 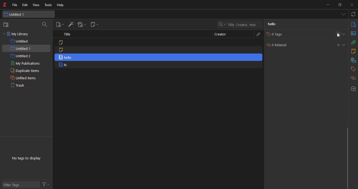 What do you see at coordinates (344, 45) in the screenshot?
I see `expand` at bounding box center [344, 45].